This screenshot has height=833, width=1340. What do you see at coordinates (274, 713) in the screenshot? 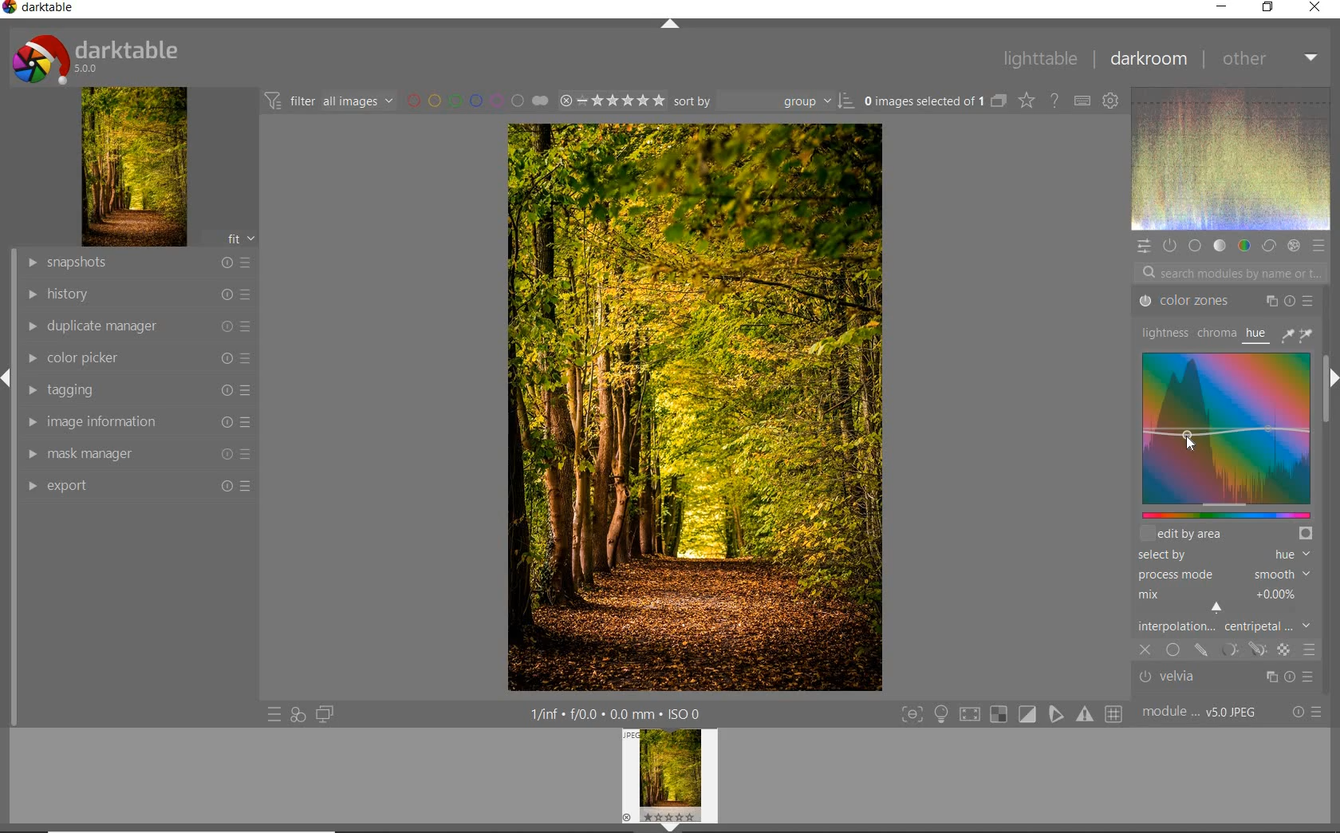
I see `QUICK ACCESS TO PRESETS` at bounding box center [274, 713].